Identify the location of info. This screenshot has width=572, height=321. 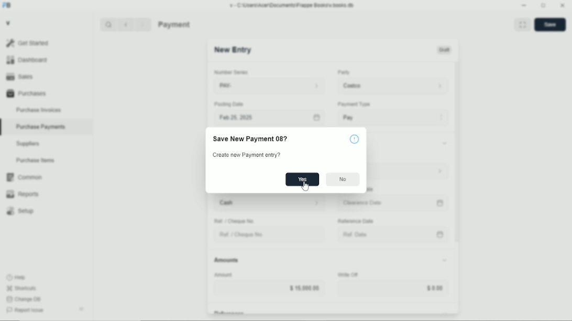
(355, 139).